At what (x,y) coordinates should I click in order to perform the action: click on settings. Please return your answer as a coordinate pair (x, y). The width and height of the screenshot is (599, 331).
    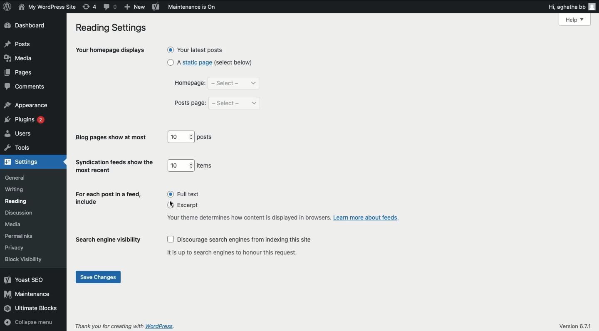
    Looking at the image, I should click on (22, 162).